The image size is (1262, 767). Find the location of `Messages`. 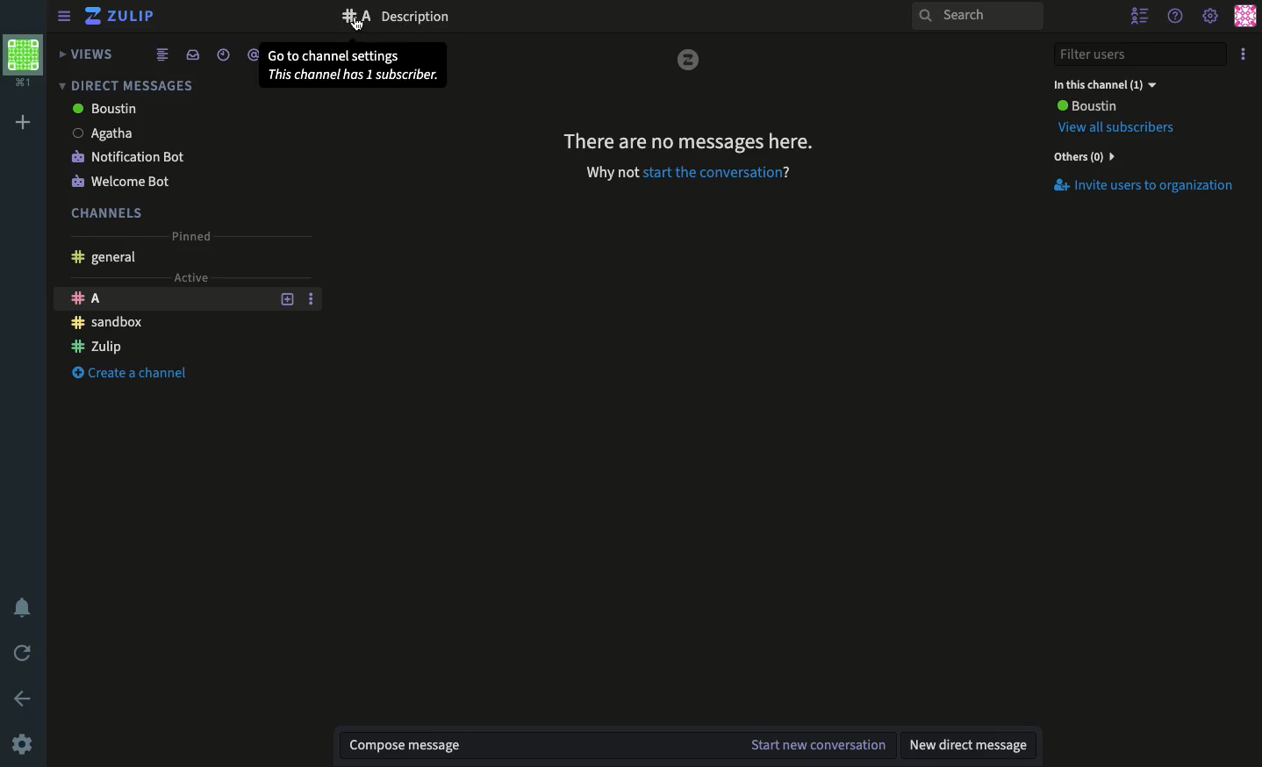

Messages is located at coordinates (535, 746).